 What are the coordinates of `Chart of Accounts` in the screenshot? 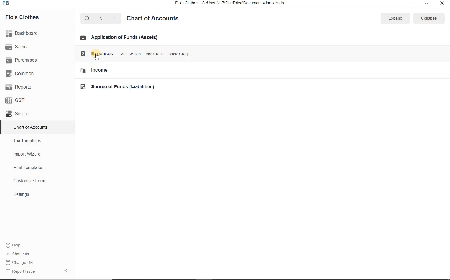 It's located at (153, 19).